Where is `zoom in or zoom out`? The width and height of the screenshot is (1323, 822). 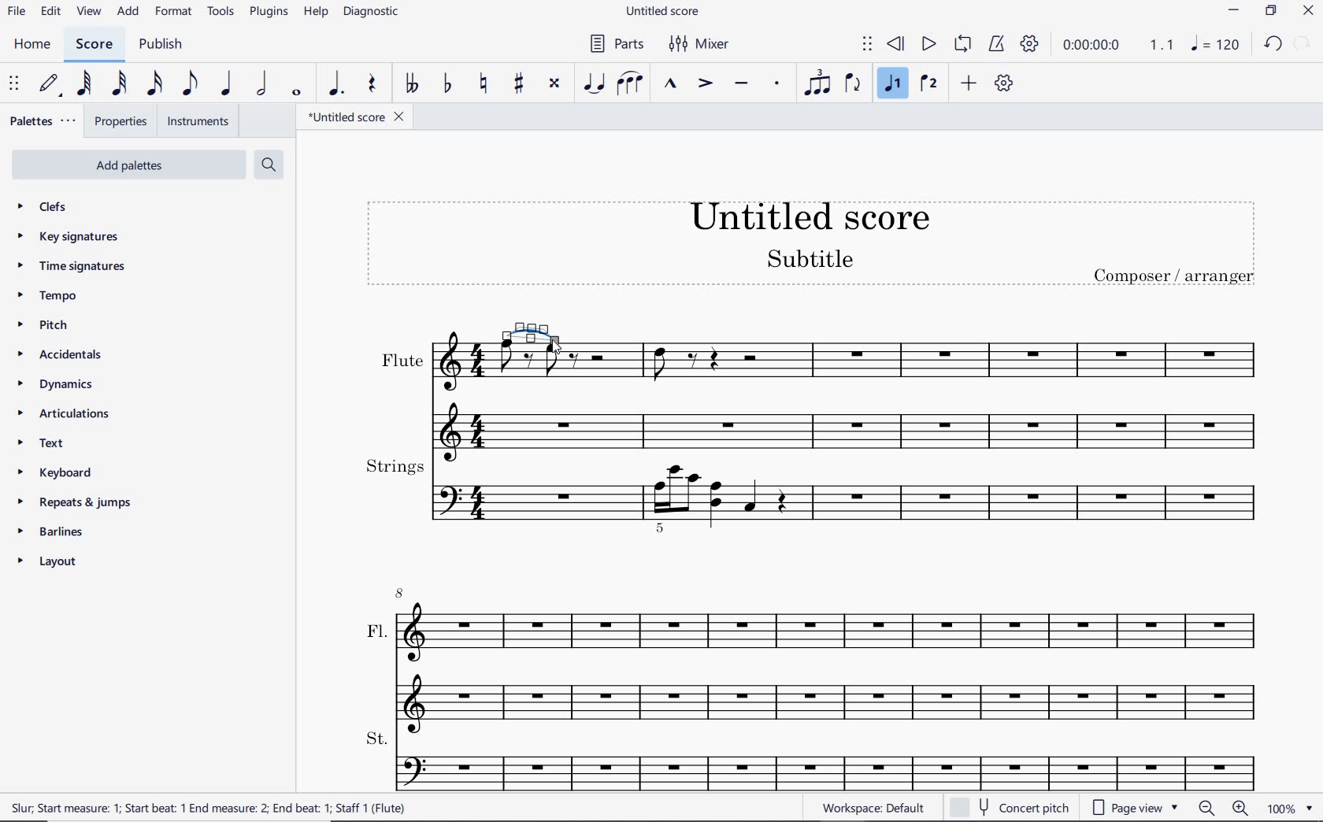 zoom in or zoom out is located at coordinates (1222, 806).